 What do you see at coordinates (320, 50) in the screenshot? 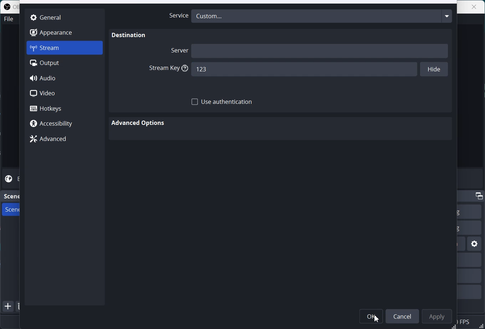
I see `Server name` at bounding box center [320, 50].